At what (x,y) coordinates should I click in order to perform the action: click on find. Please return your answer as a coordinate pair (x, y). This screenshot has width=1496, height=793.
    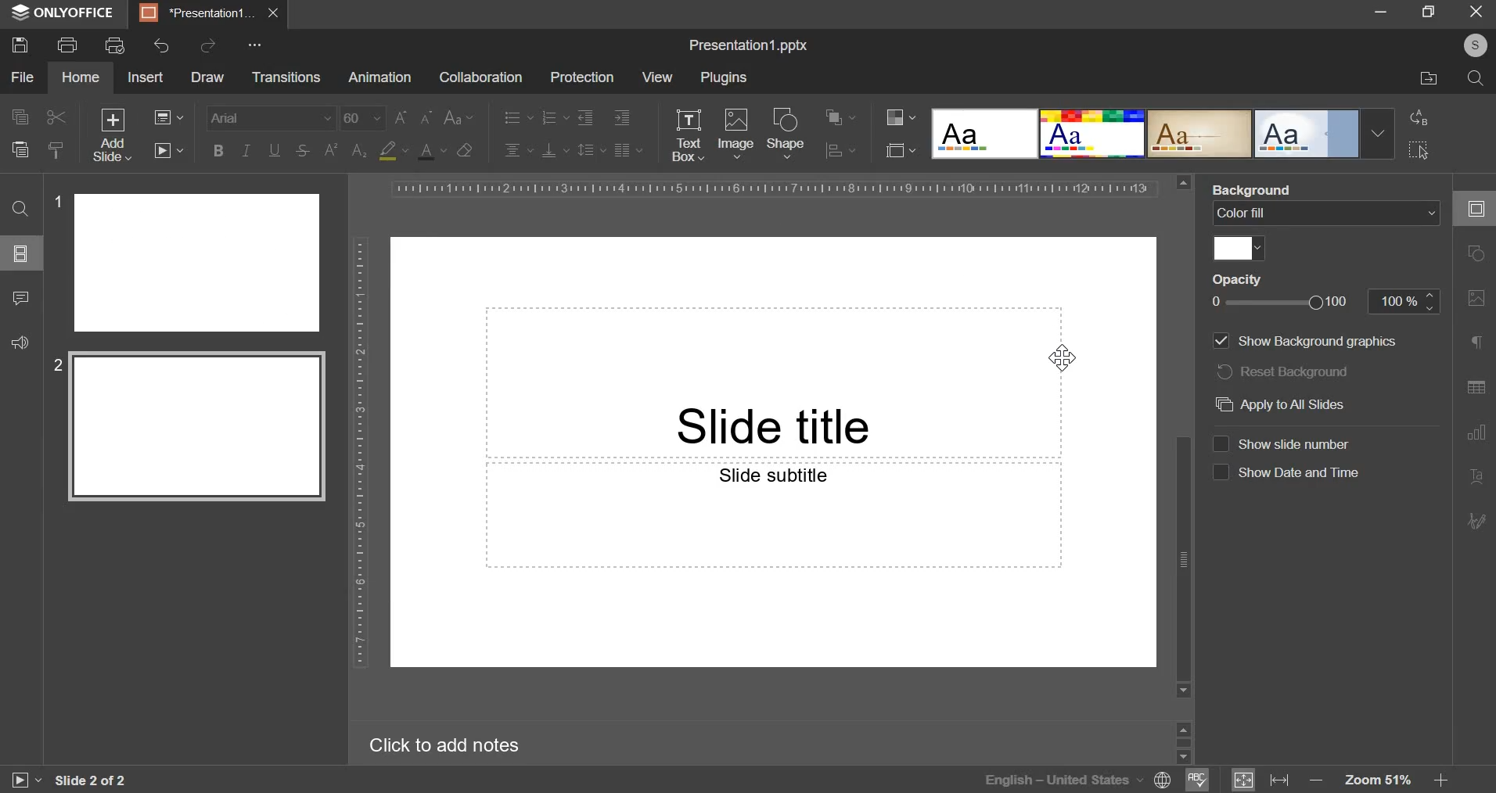
    Looking at the image, I should click on (20, 208).